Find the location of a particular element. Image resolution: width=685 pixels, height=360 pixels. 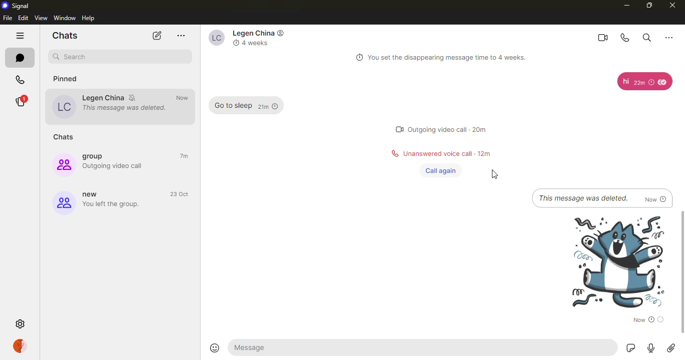

new is located at coordinates (63, 203).